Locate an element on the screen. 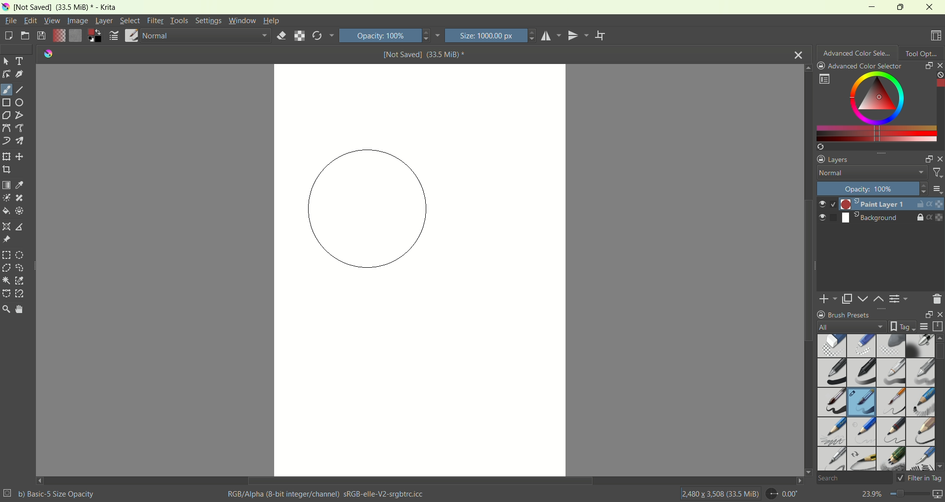  vertical scroll bar is located at coordinates (939, 106).